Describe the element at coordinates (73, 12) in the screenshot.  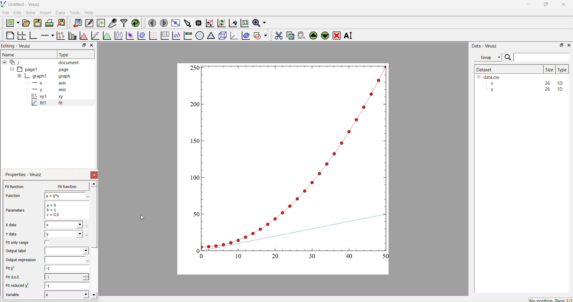
I see `Tools` at that location.